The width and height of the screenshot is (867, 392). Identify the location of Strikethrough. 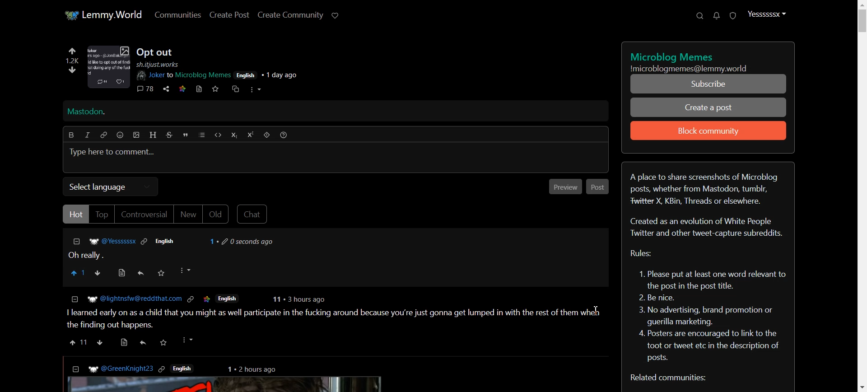
(168, 135).